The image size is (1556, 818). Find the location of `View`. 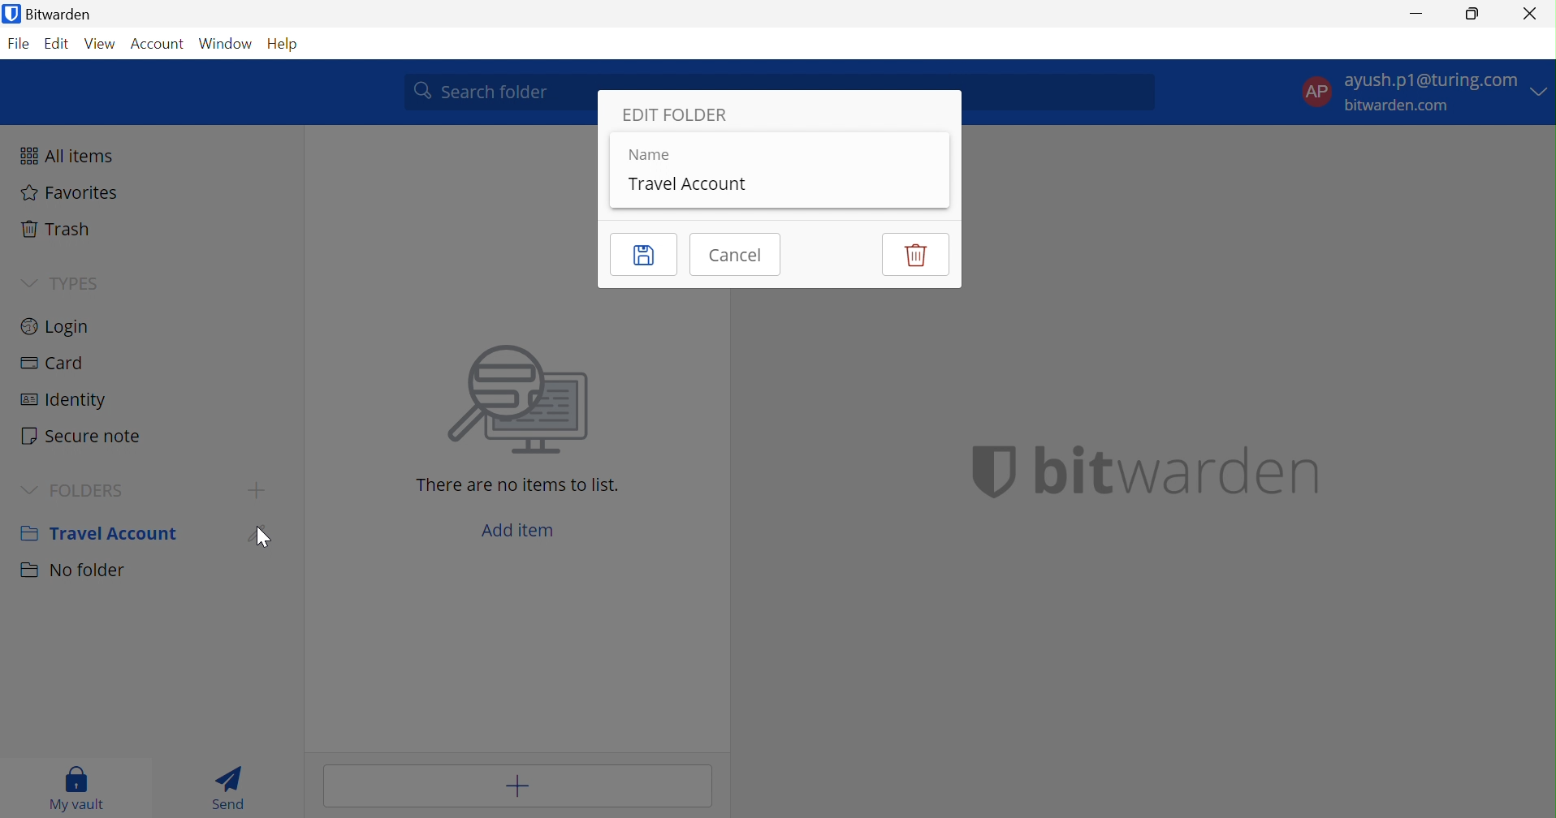

View is located at coordinates (102, 43).